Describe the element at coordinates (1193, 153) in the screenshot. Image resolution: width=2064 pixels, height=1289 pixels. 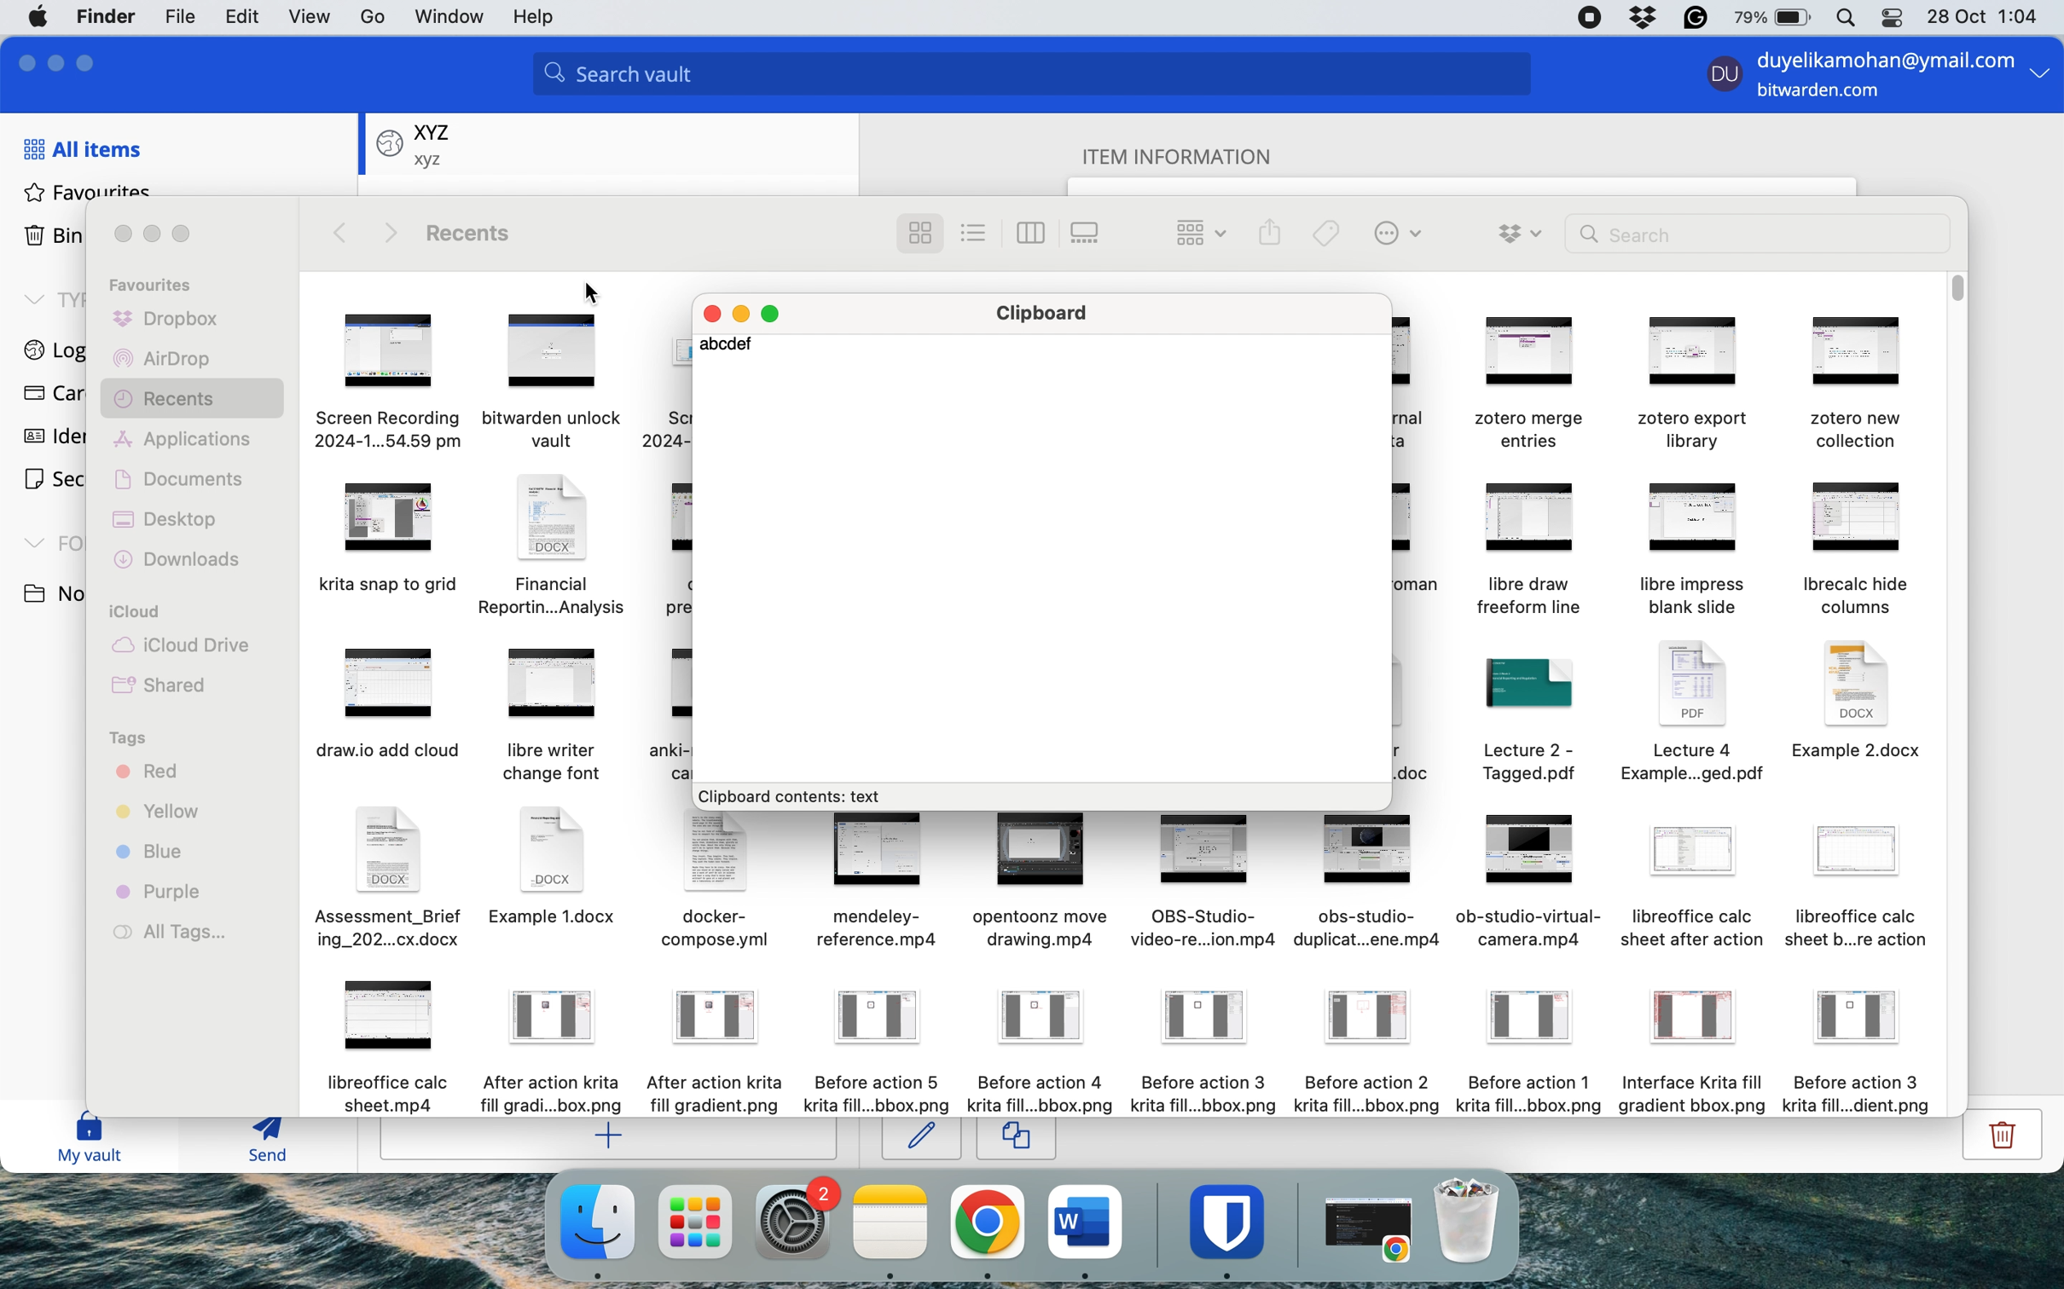
I see `item information` at that location.